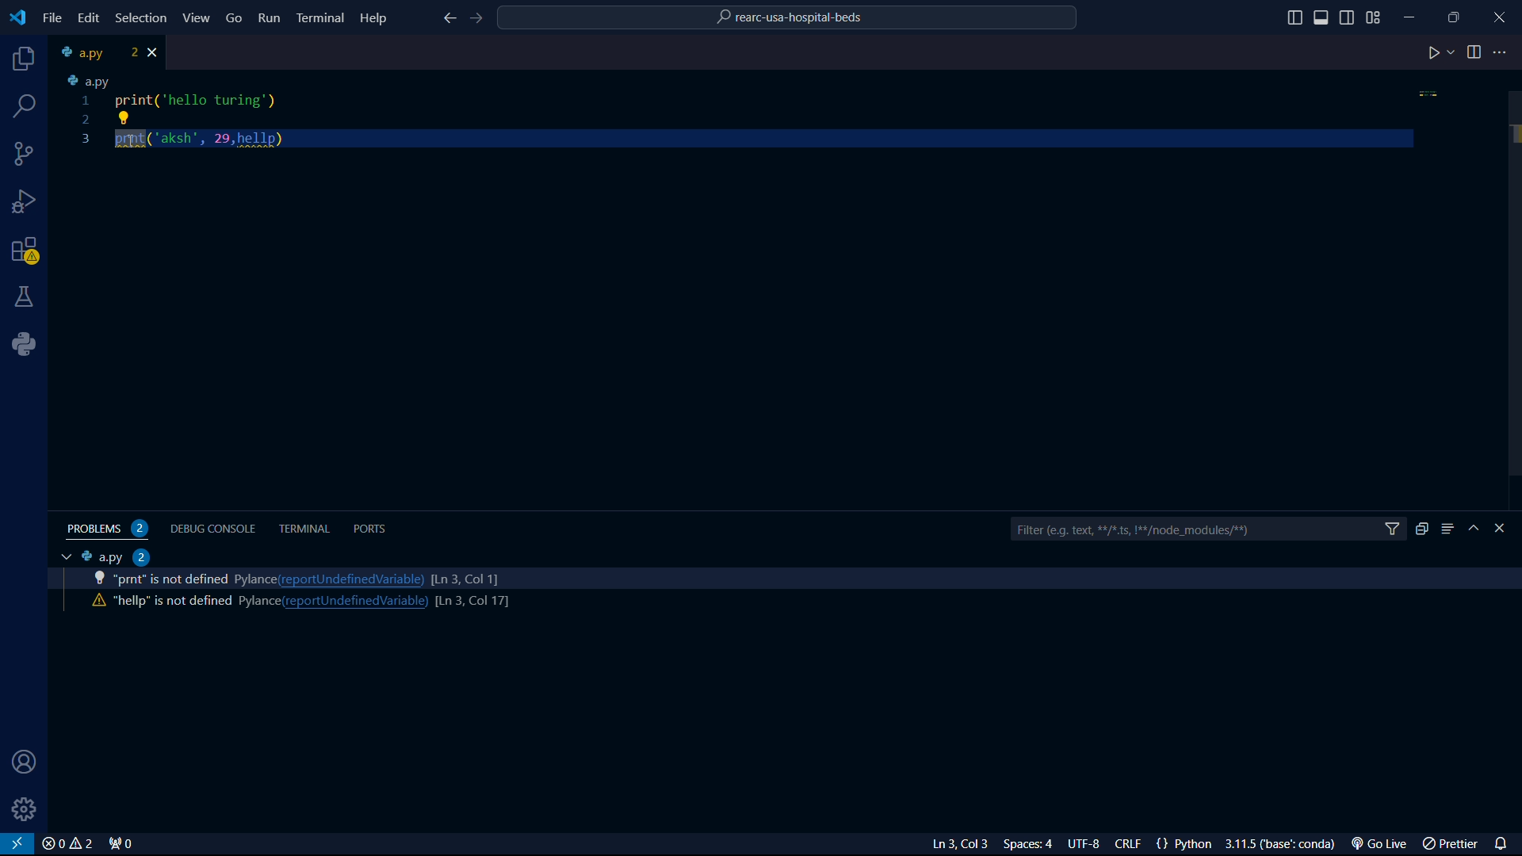  I want to click on ports, so click(373, 528).